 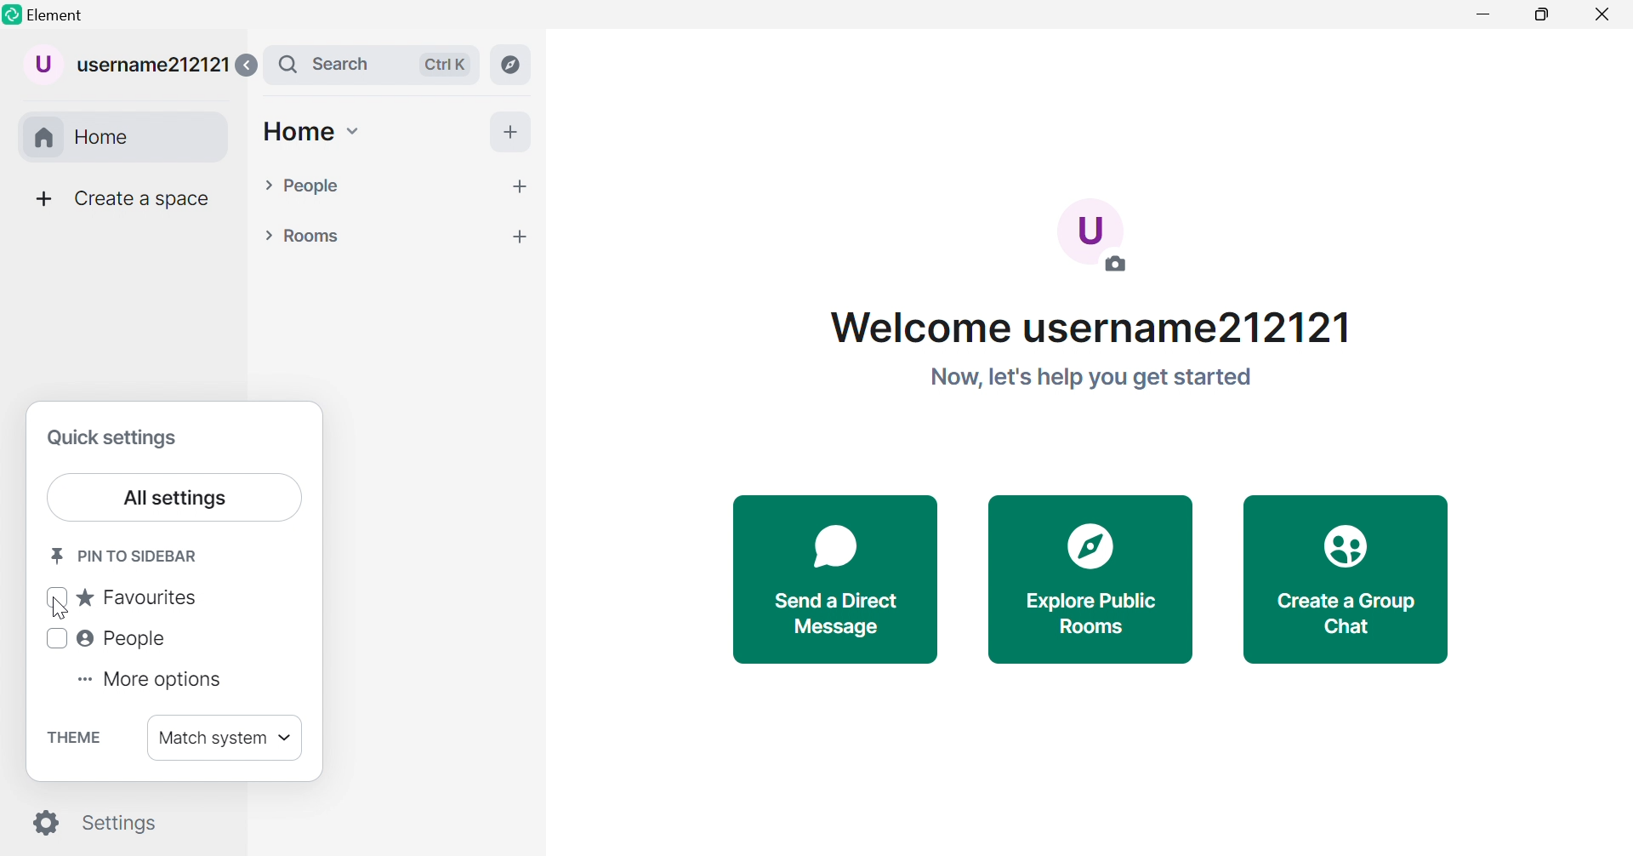 What do you see at coordinates (12, 14) in the screenshot?
I see `Element logo` at bounding box center [12, 14].